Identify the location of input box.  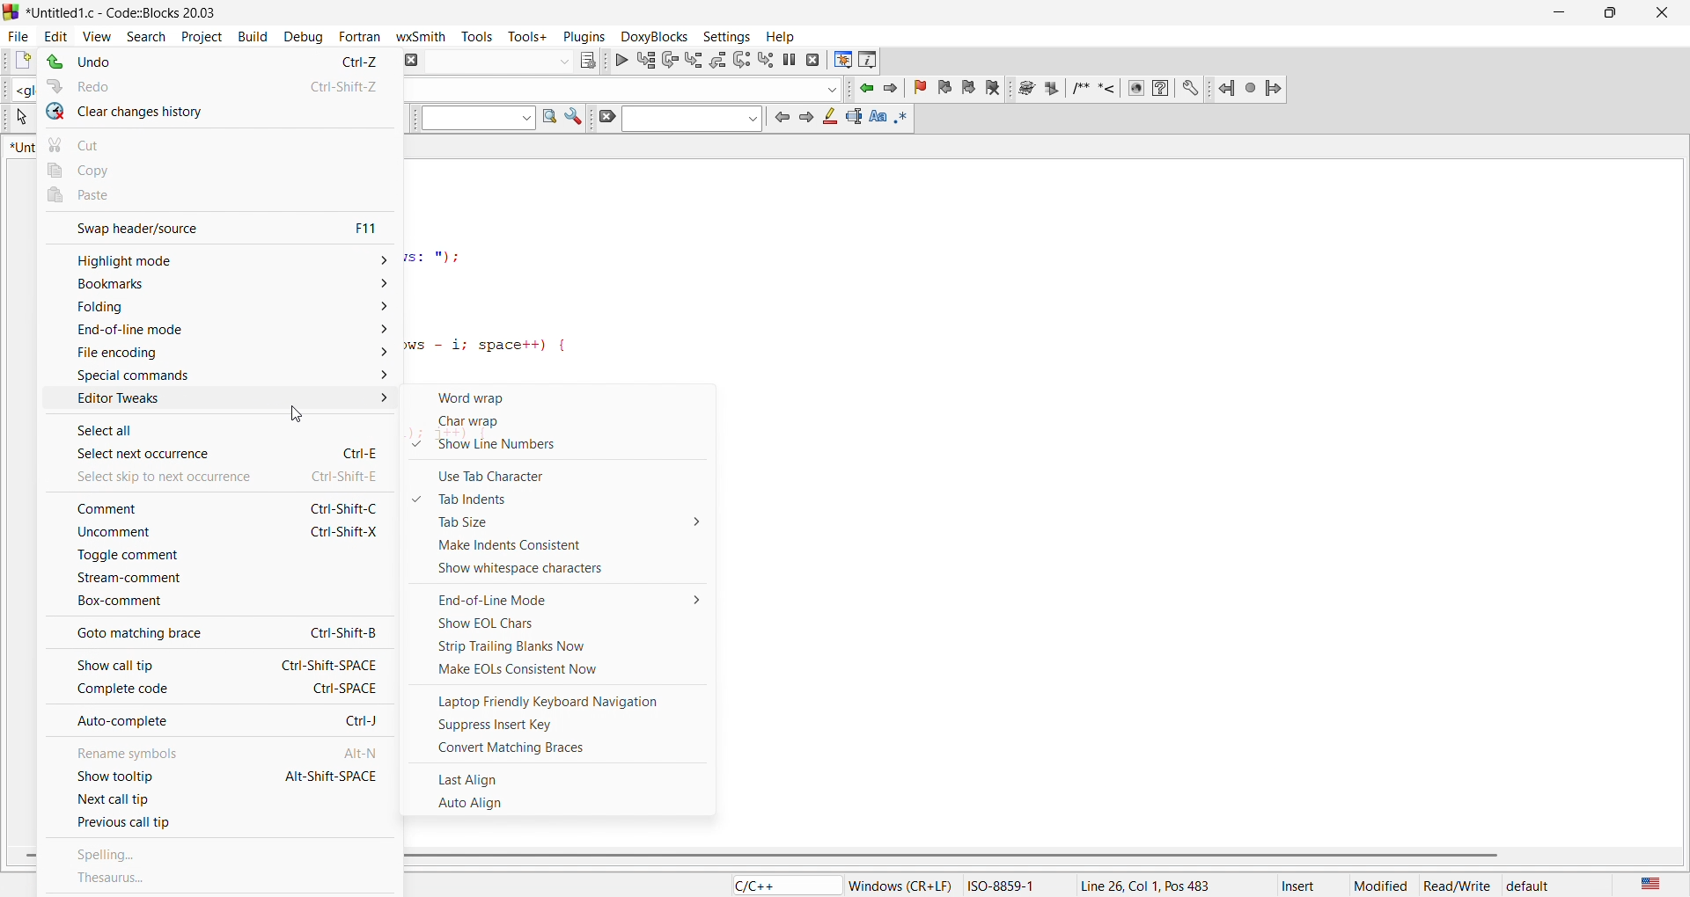
(472, 121).